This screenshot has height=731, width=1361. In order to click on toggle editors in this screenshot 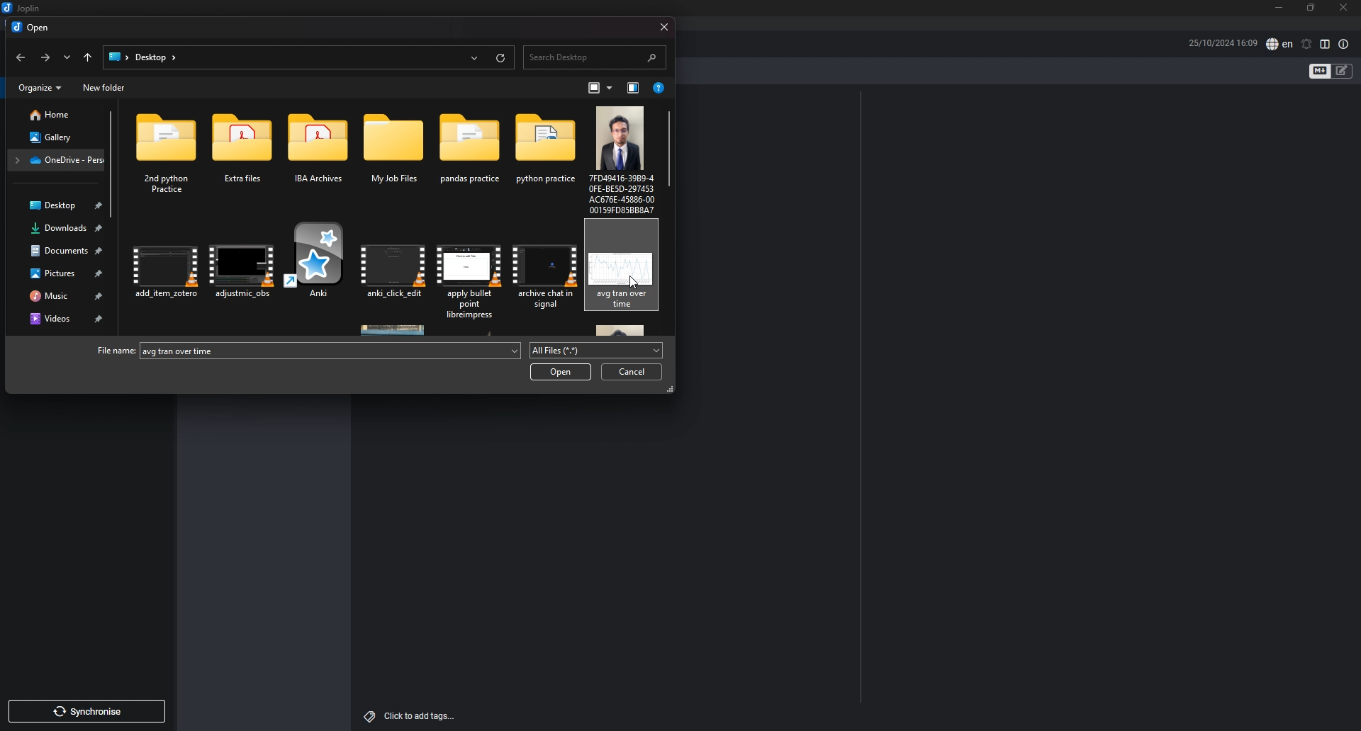, I will do `click(1320, 71)`.